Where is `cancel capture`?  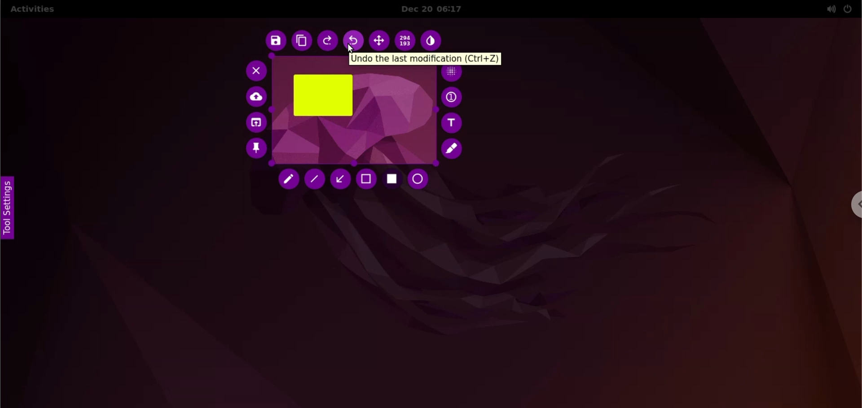 cancel capture is located at coordinates (254, 70).